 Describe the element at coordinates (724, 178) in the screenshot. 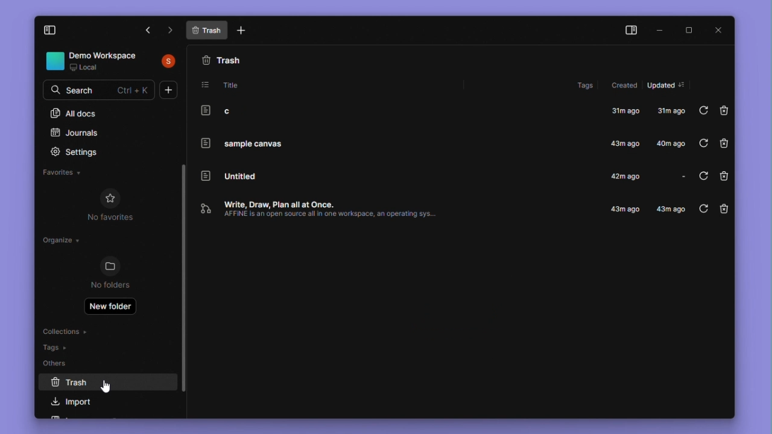

I see `delete forever` at that location.